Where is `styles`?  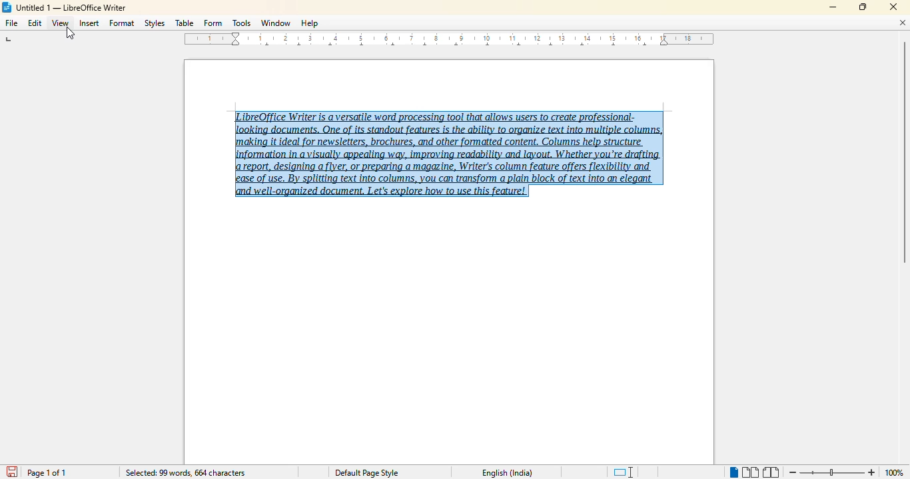
styles is located at coordinates (155, 23).